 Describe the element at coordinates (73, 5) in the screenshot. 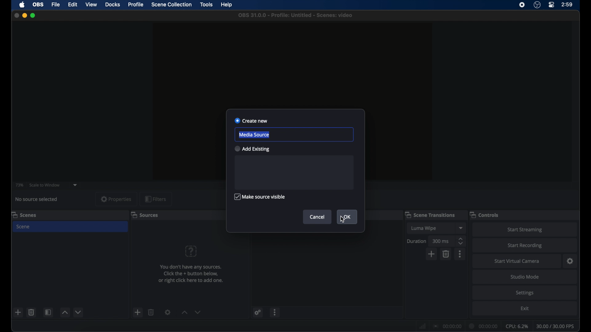

I see `edit` at that location.